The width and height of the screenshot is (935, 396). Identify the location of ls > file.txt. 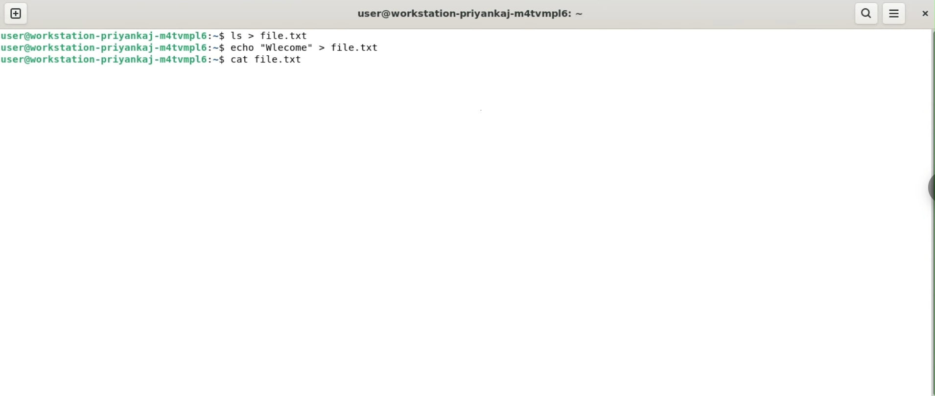
(276, 35).